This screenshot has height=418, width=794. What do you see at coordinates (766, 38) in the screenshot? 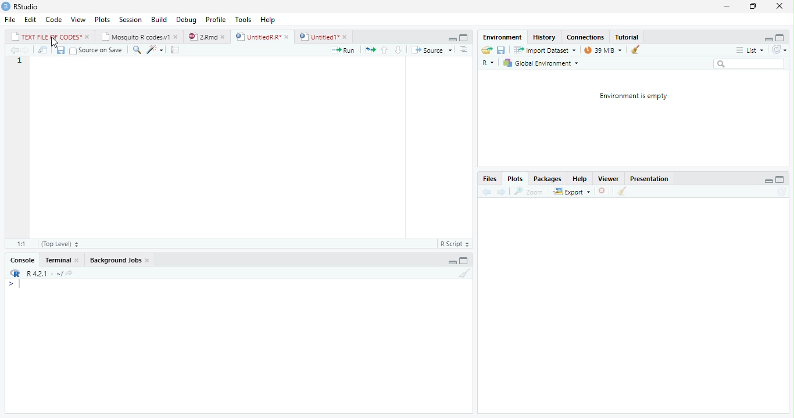
I see `Minimize` at bounding box center [766, 38].